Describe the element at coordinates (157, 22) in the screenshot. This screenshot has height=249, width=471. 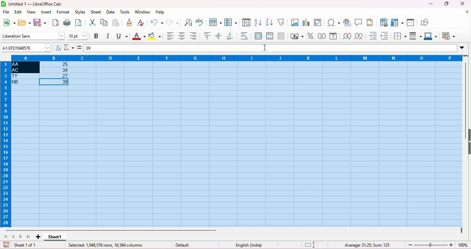
I see `undo` at that location.